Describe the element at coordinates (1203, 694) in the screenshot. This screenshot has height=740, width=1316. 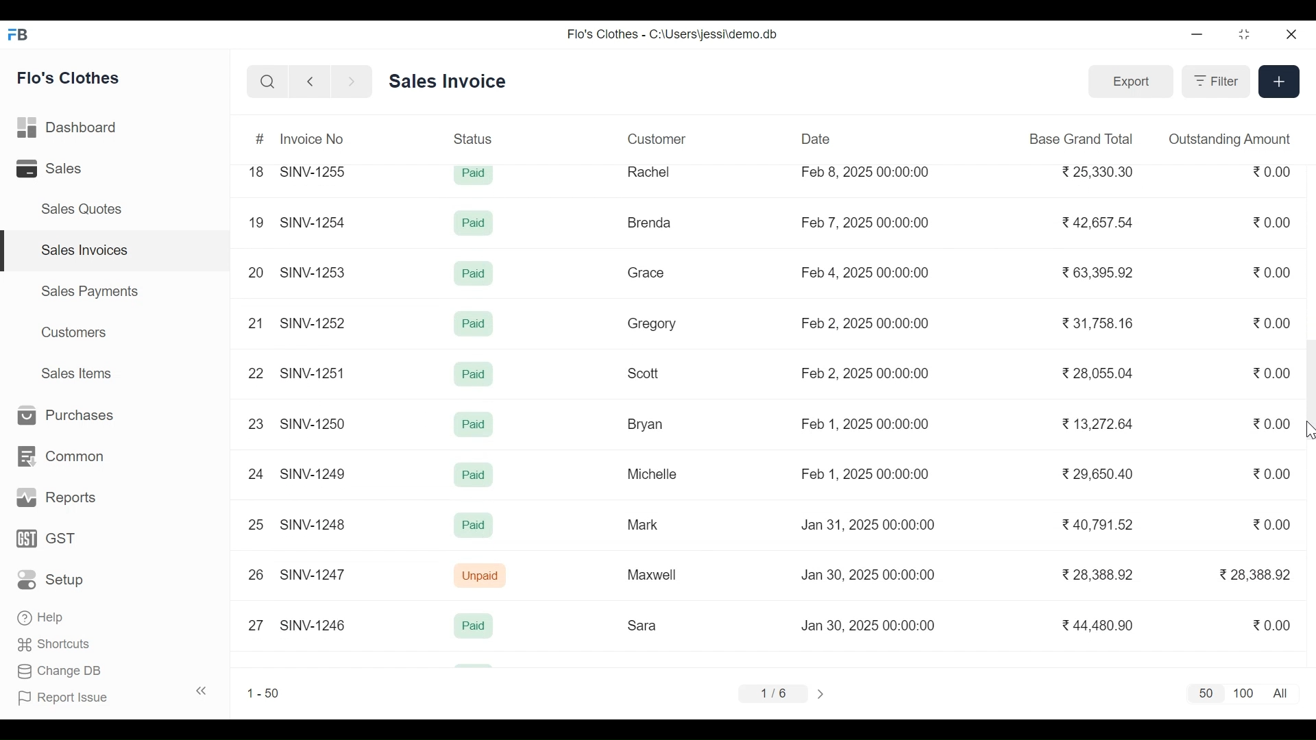
I see `50` at that location.